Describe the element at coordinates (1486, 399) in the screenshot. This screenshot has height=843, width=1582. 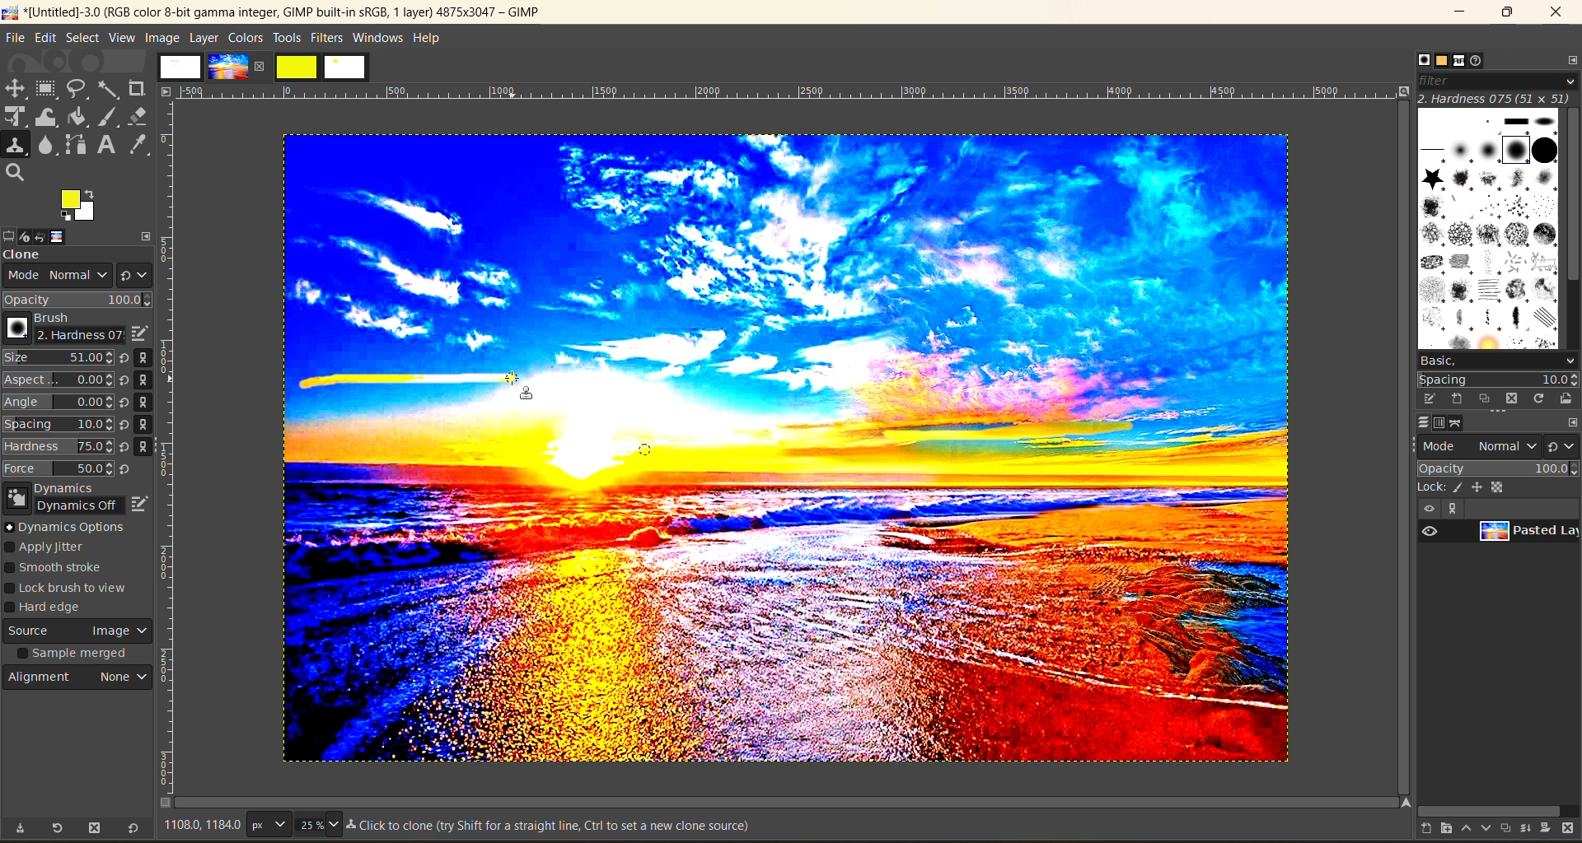
I see `duplicate this brush` at that location.